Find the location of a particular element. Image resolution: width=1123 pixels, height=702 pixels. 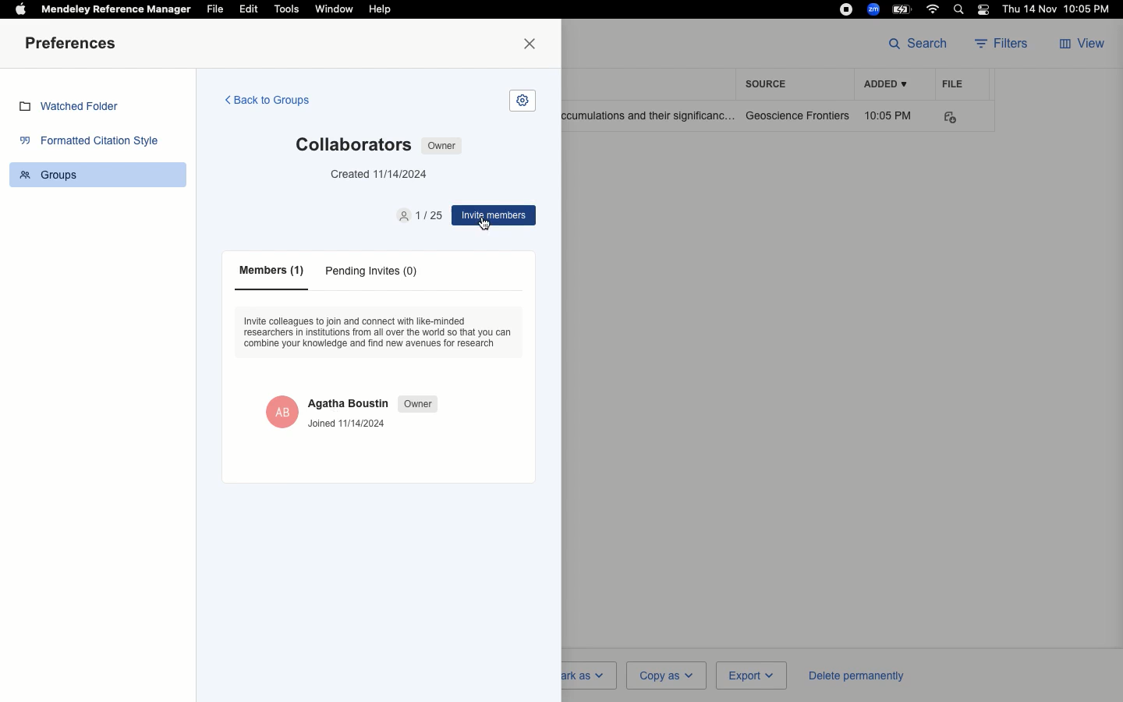

Geoscience frontiers is located at coordinates (798, 115).